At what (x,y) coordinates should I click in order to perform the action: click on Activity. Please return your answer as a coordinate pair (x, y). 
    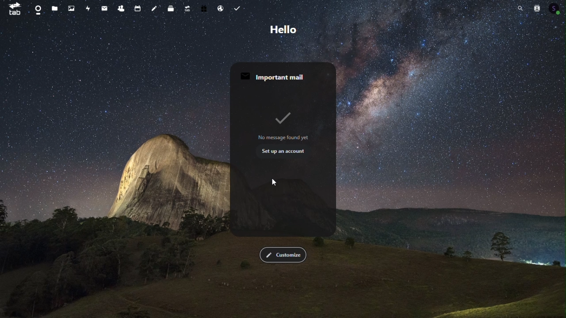
    Looking at the image, I should click on (88, 8).